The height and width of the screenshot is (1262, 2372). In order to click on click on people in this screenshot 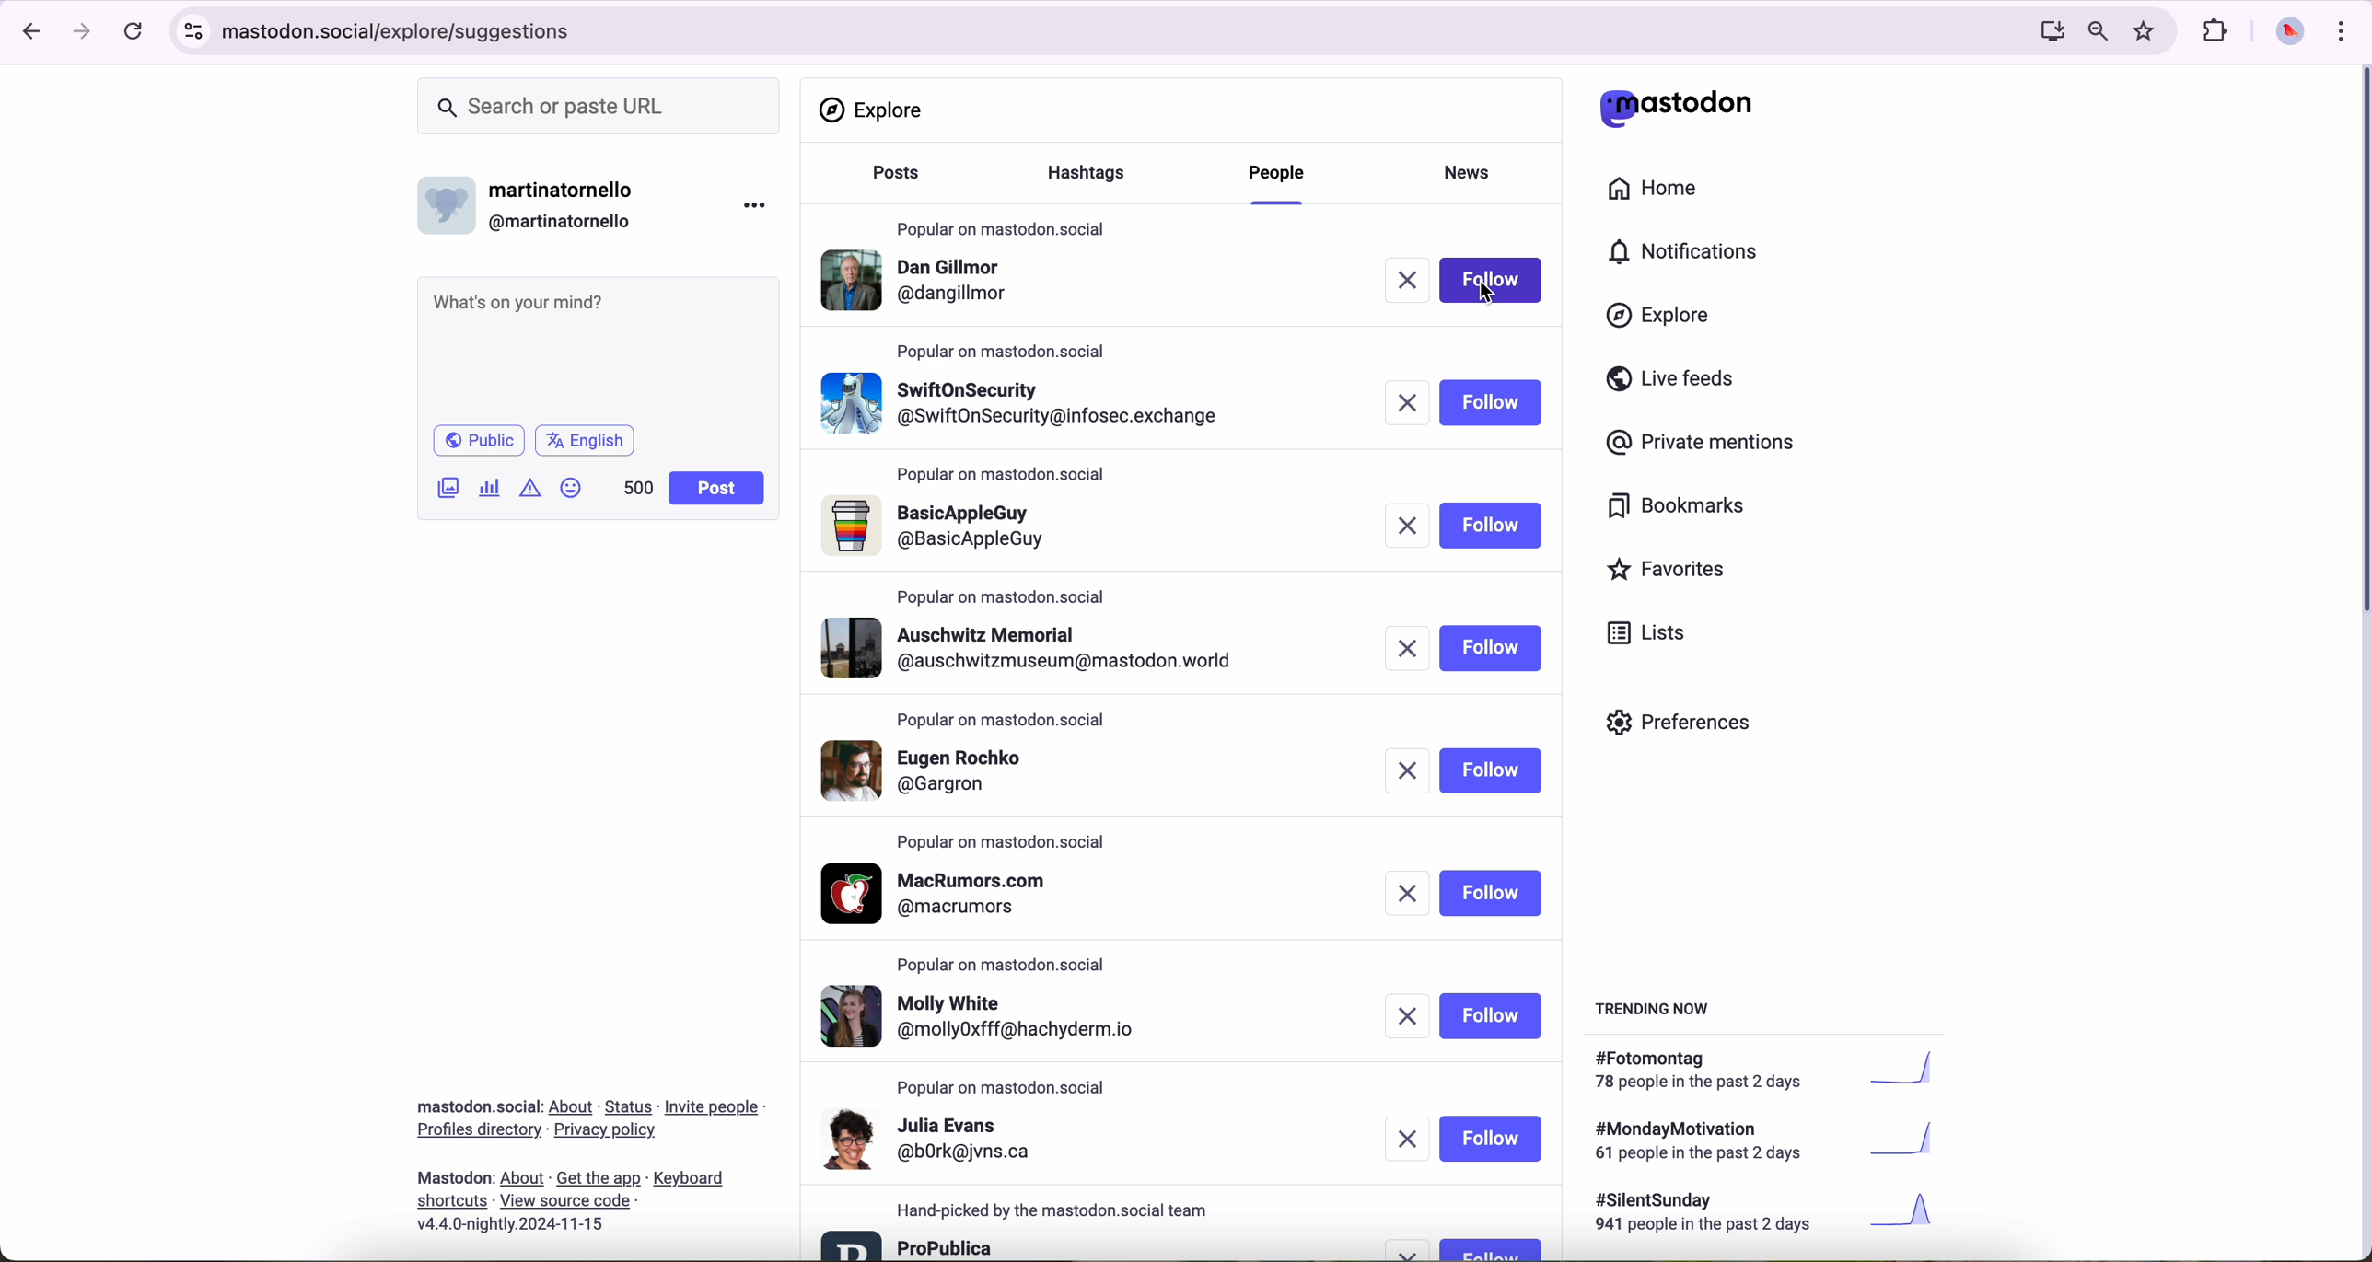, I will do `click(1281, 182)`.